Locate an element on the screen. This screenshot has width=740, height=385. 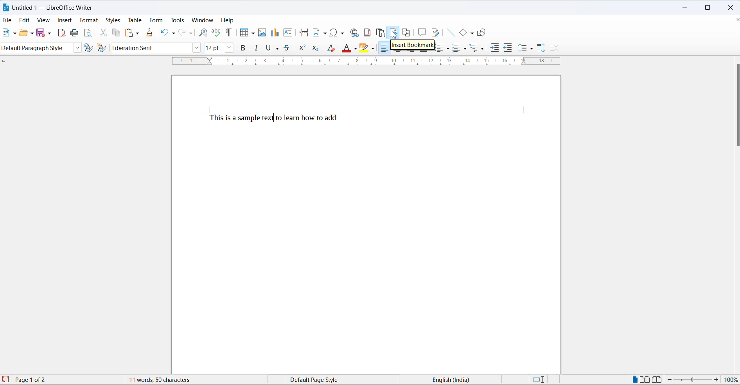
book view is located at coordinates (657, 379).